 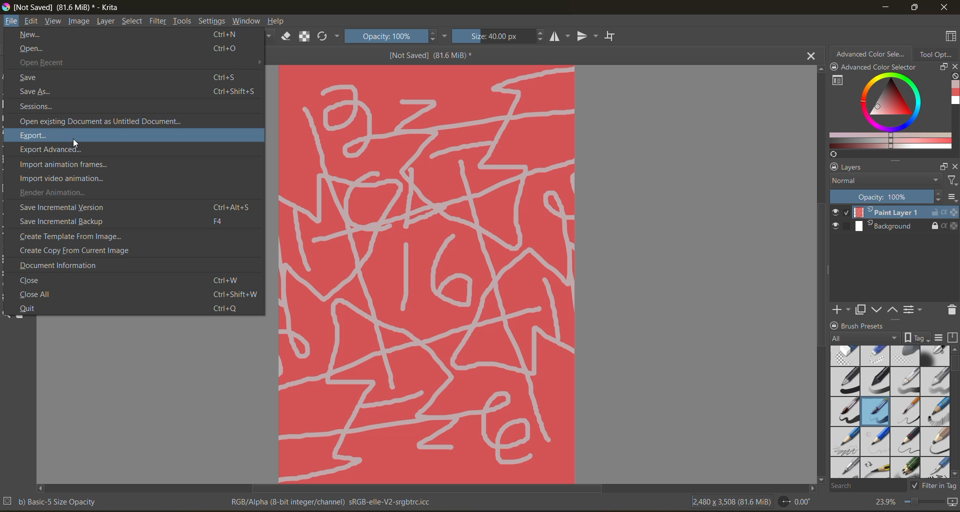 What do you see at coordinates (183, 21) in the screenshot?
I see `tools` at bounding box center [183, 21].